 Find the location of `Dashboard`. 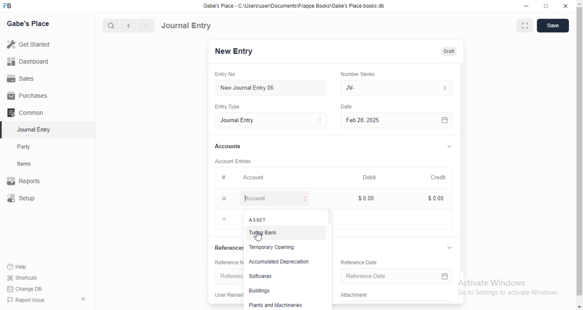

Dashboard is located at coordinates (30, 61).